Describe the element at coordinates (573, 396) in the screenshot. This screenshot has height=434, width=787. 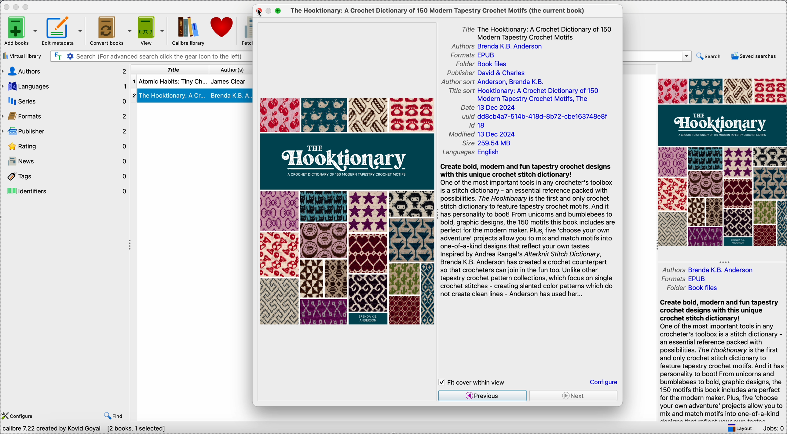
I see `Next` at that location.